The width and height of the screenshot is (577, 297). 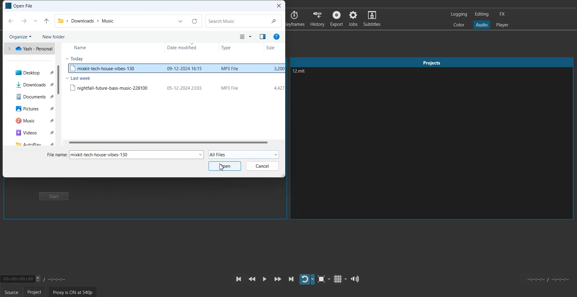 What do you see at coordinates (28, 96) in the screenshot?
I see `Documents` at bounding box center [28, 96].